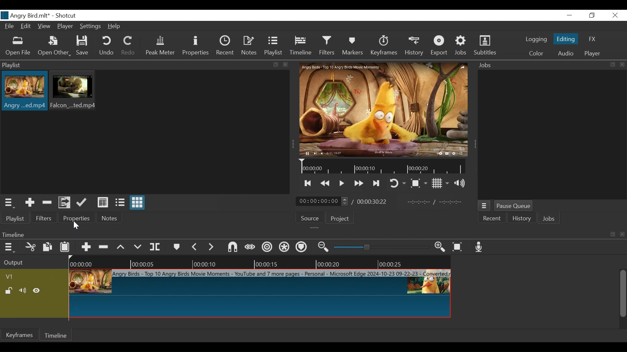 The width and height of the screenshot is (627, 352). Describe the element at coordinates (74, 91) in the screenshot. I see `Clip` at that location.